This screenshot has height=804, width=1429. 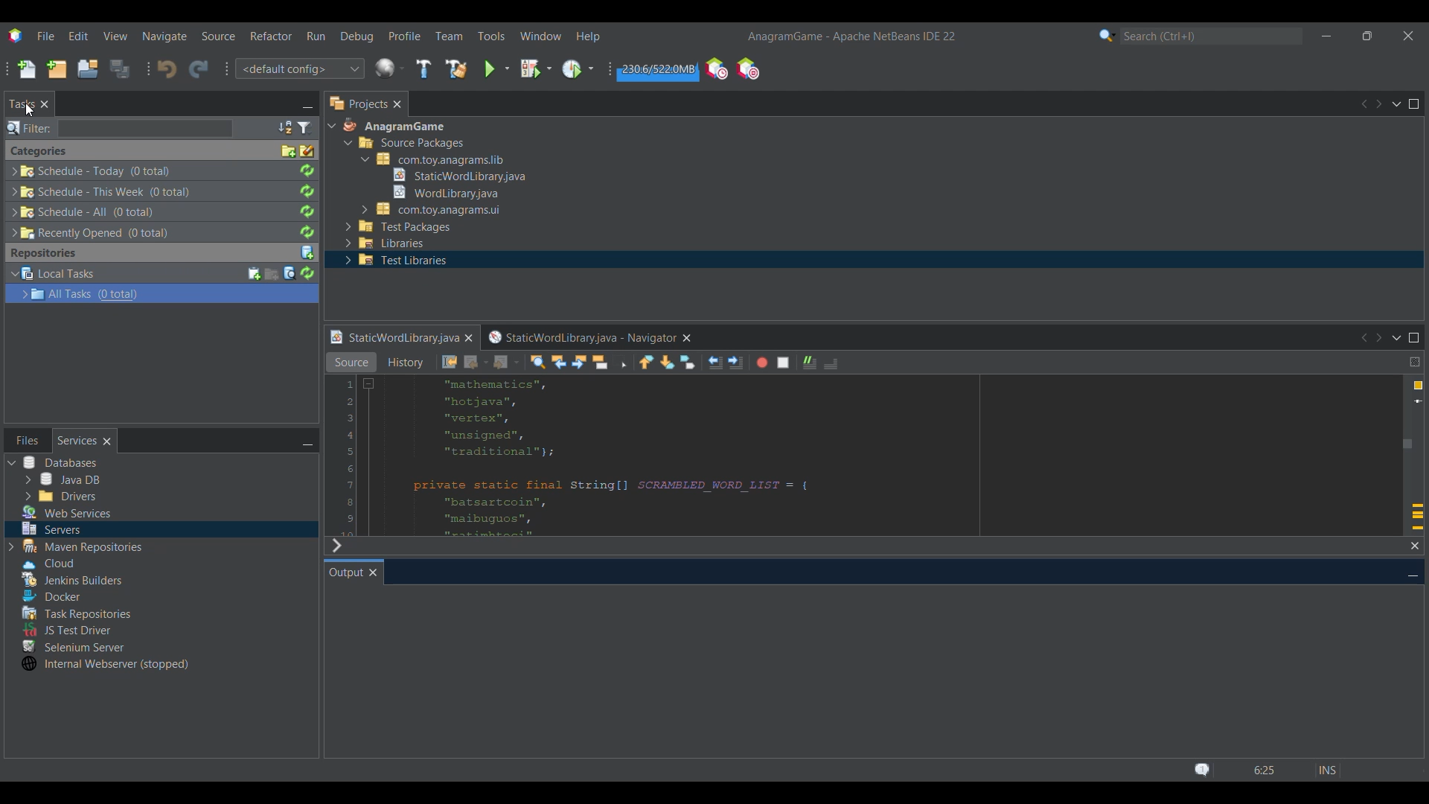 What do you see at coordinates (435, 209) in the screenshot?
I see `` at bounding box center [435, 209].